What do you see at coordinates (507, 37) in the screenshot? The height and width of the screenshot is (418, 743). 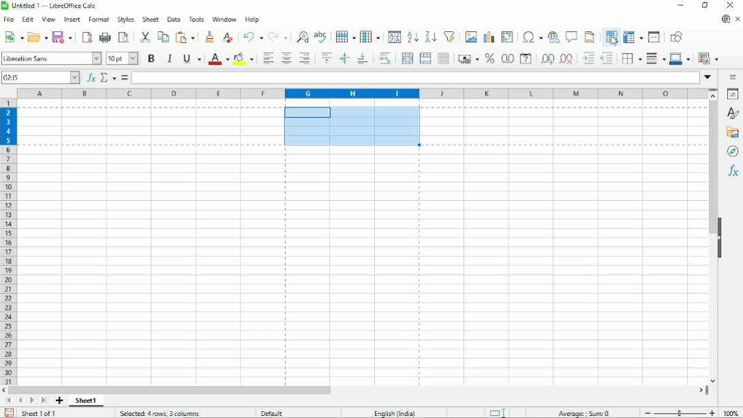 I see `Insert or edit pivot table` at bounding box center [507, 37].